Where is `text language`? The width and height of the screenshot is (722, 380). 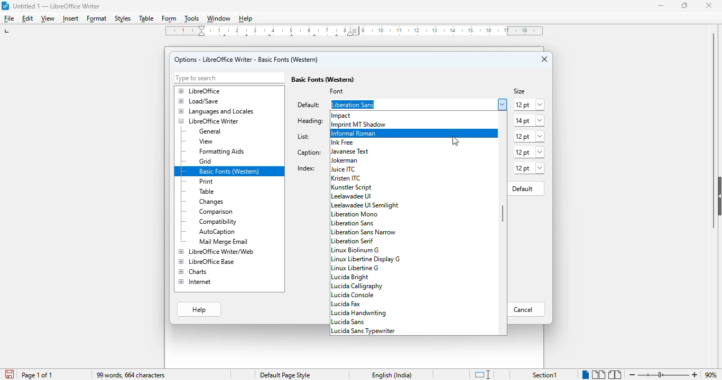
text language is located at coordinates (393, 375).